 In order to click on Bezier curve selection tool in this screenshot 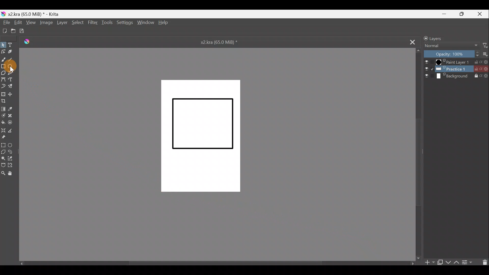, I will do `click(3, 165)`.